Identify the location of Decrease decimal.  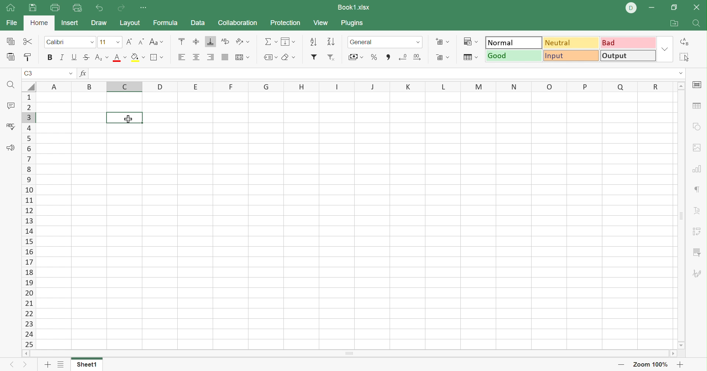
(404, 58).